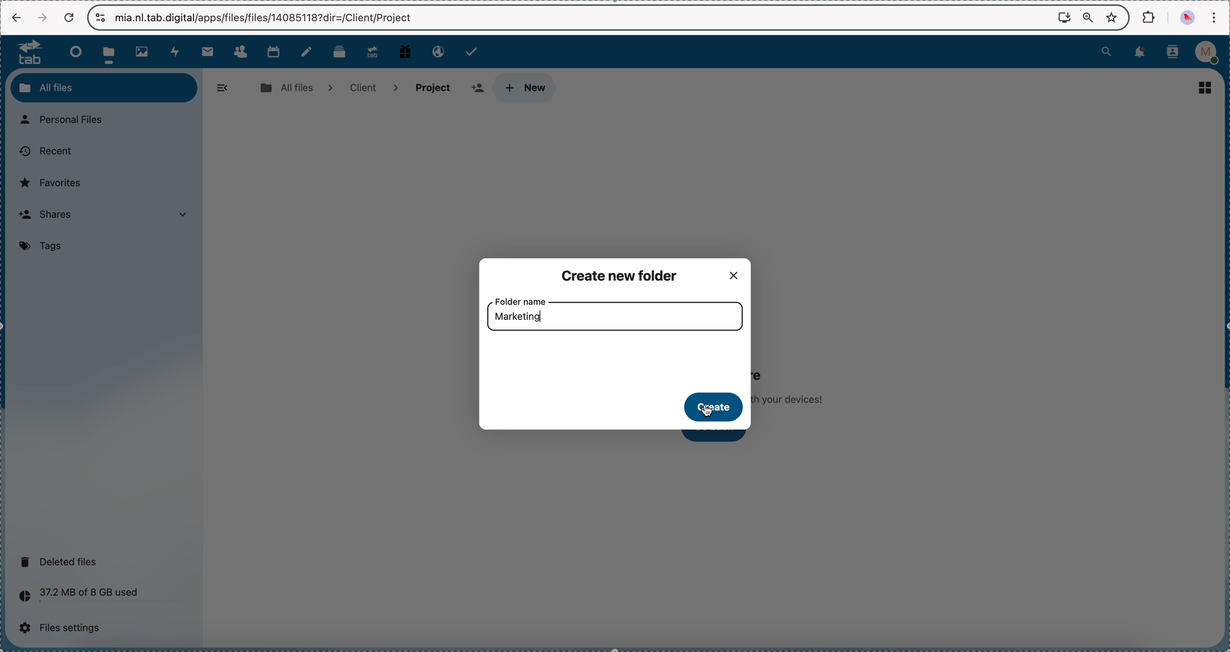 The height and width of the screenshot is (652, 1230). Describe the element at coordinates (529, 89) in the screenshot. I see `click on new button` at that location.